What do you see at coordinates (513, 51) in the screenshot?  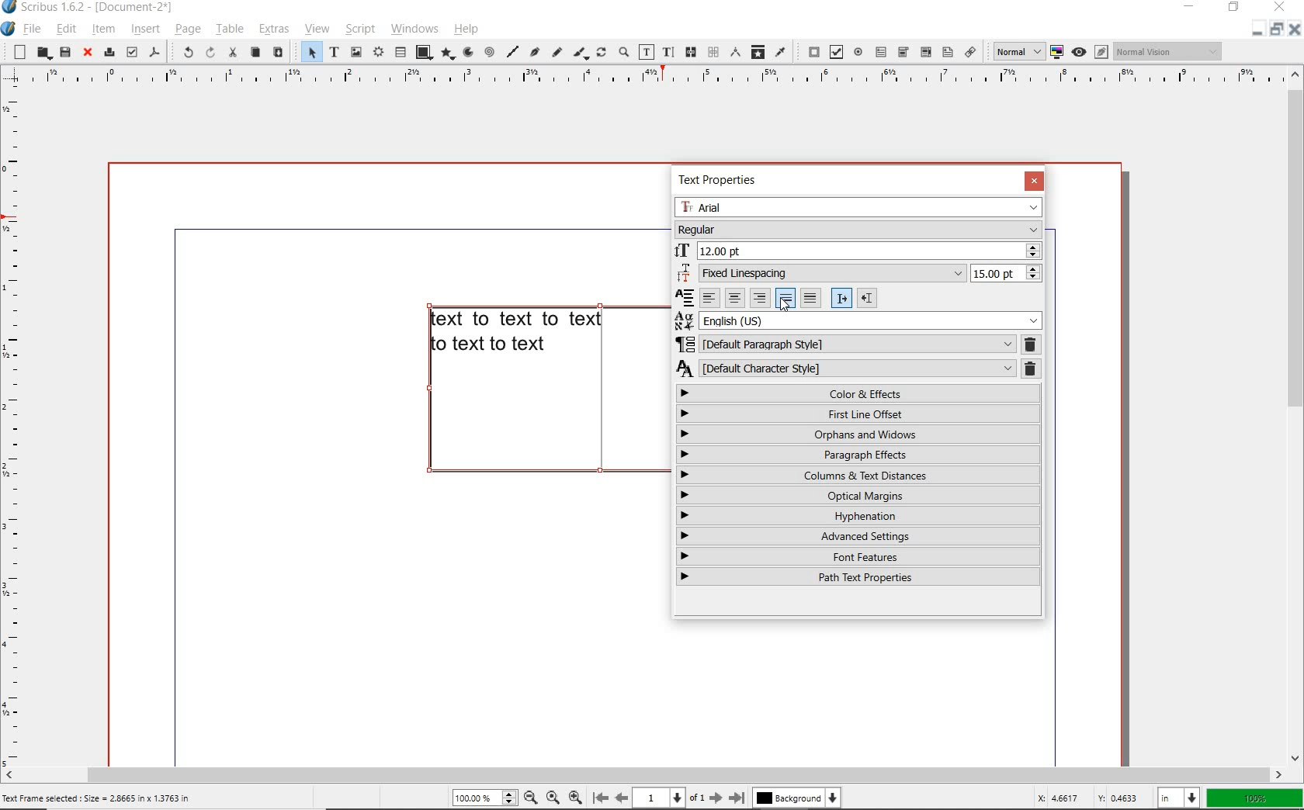 I see `line` at bounding box center [513, 51].